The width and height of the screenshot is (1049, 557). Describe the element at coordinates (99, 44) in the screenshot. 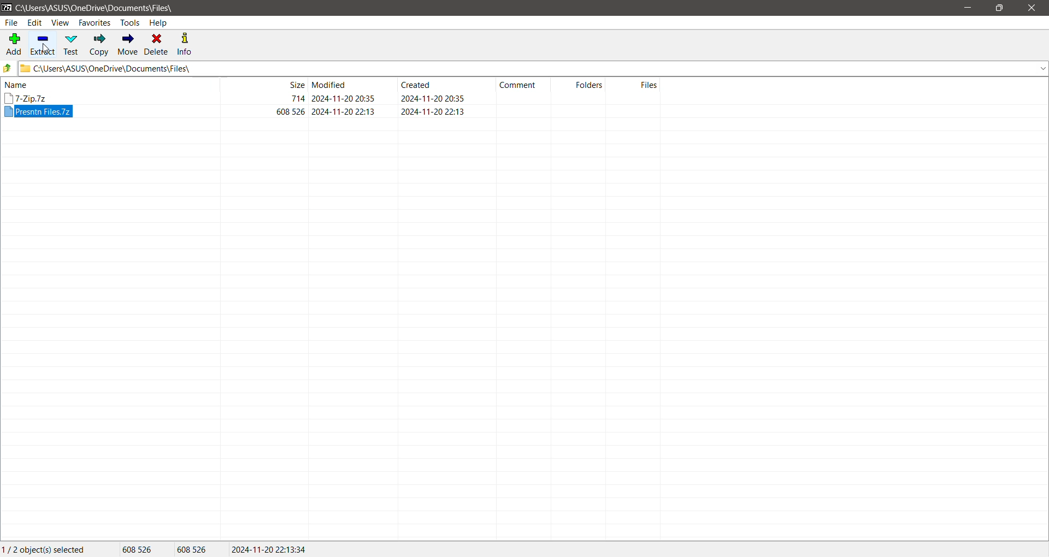

I see `Copy` at that location.